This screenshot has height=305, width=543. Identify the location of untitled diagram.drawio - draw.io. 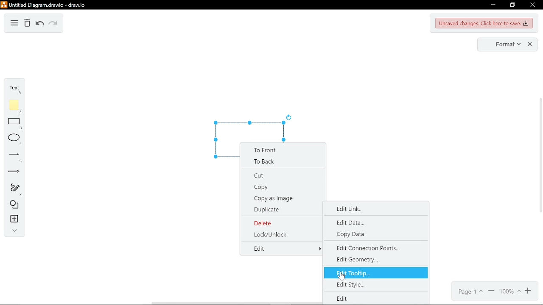
(50, 5).